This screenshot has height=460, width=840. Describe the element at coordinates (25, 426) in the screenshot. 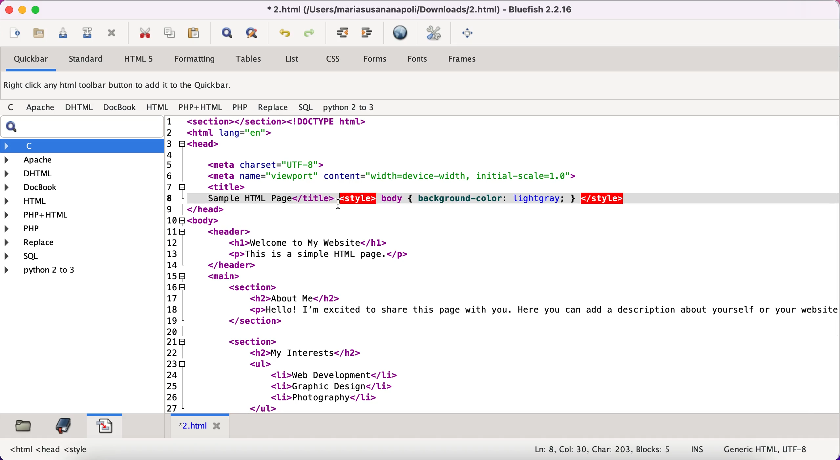

I see `filebrowser` at that location.